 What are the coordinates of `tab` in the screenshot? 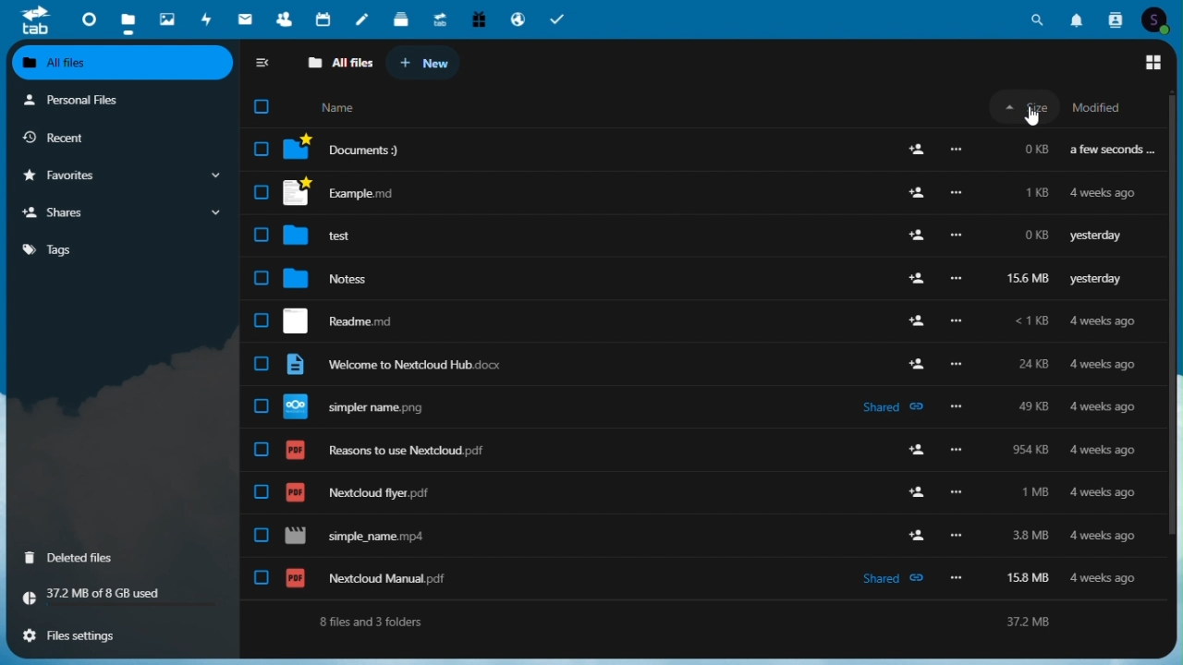 It's located at (31, 20).